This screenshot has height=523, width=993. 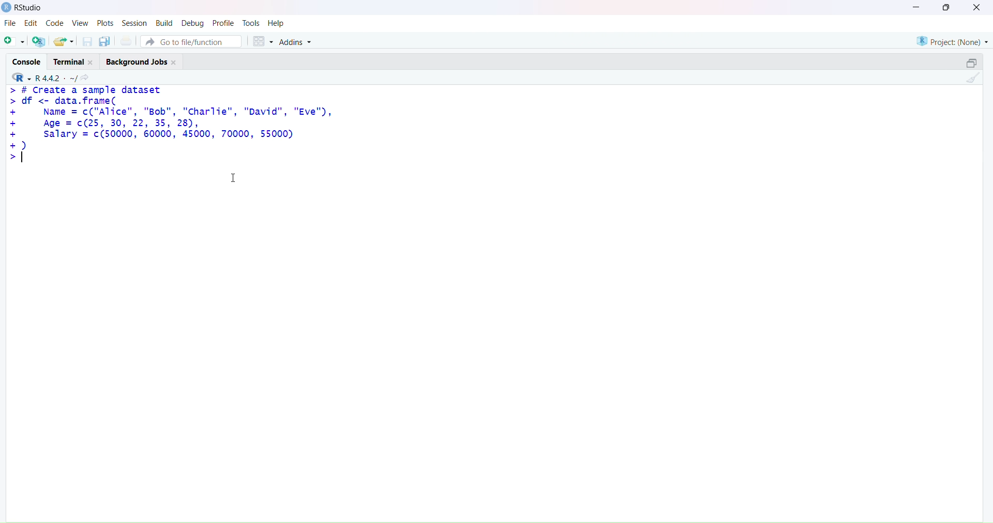 I want to click on text cursor, so click(x=21, y=157).